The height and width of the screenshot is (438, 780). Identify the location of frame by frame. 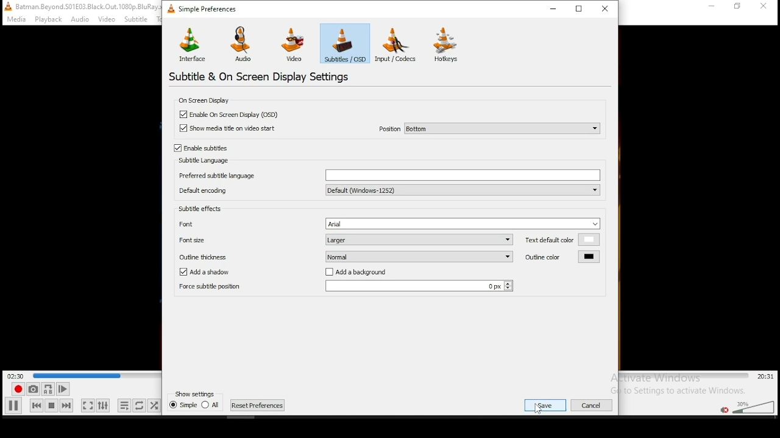
(63, 389).